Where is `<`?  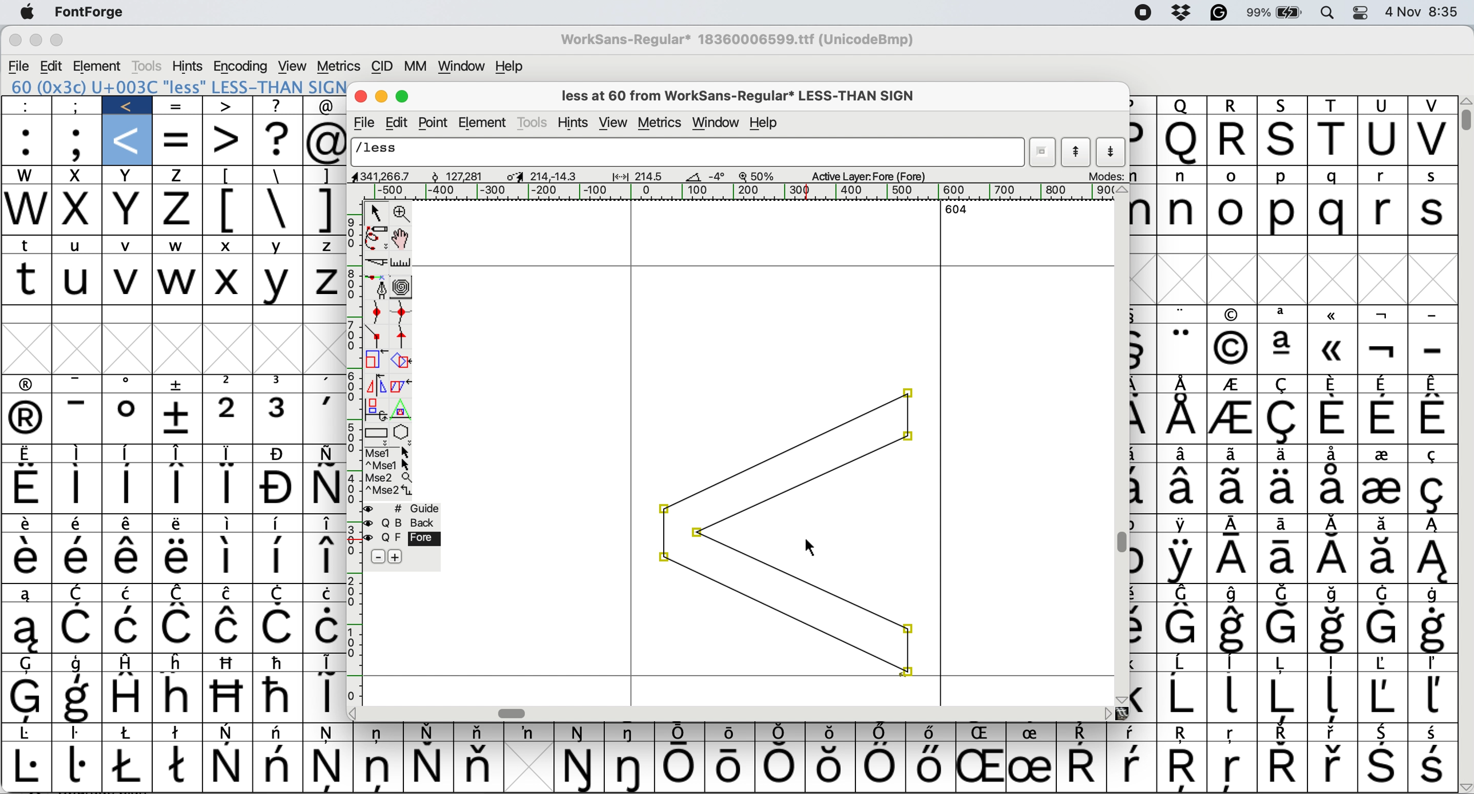
< is located at coordinates (129, 140).